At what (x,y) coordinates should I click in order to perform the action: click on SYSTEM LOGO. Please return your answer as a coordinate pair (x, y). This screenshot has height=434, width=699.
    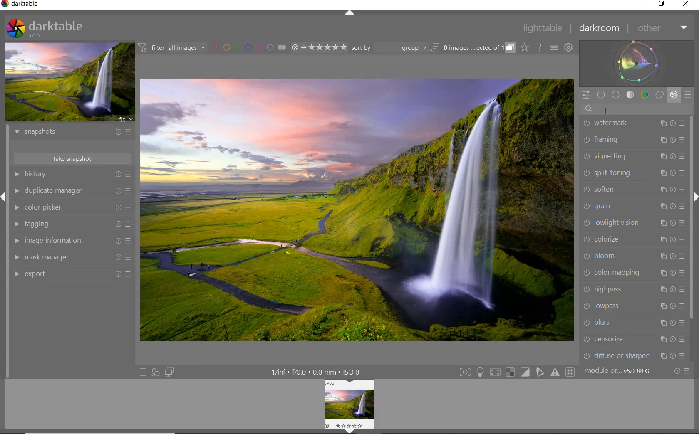
    Looking at the image, I should click on (45, 29).